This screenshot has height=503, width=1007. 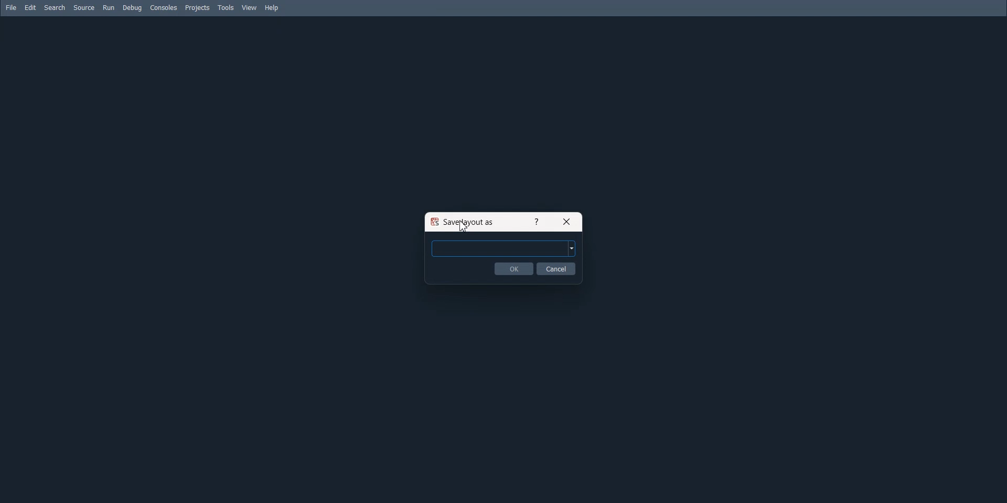 I want to click on Help, so click(x=273, y=8).